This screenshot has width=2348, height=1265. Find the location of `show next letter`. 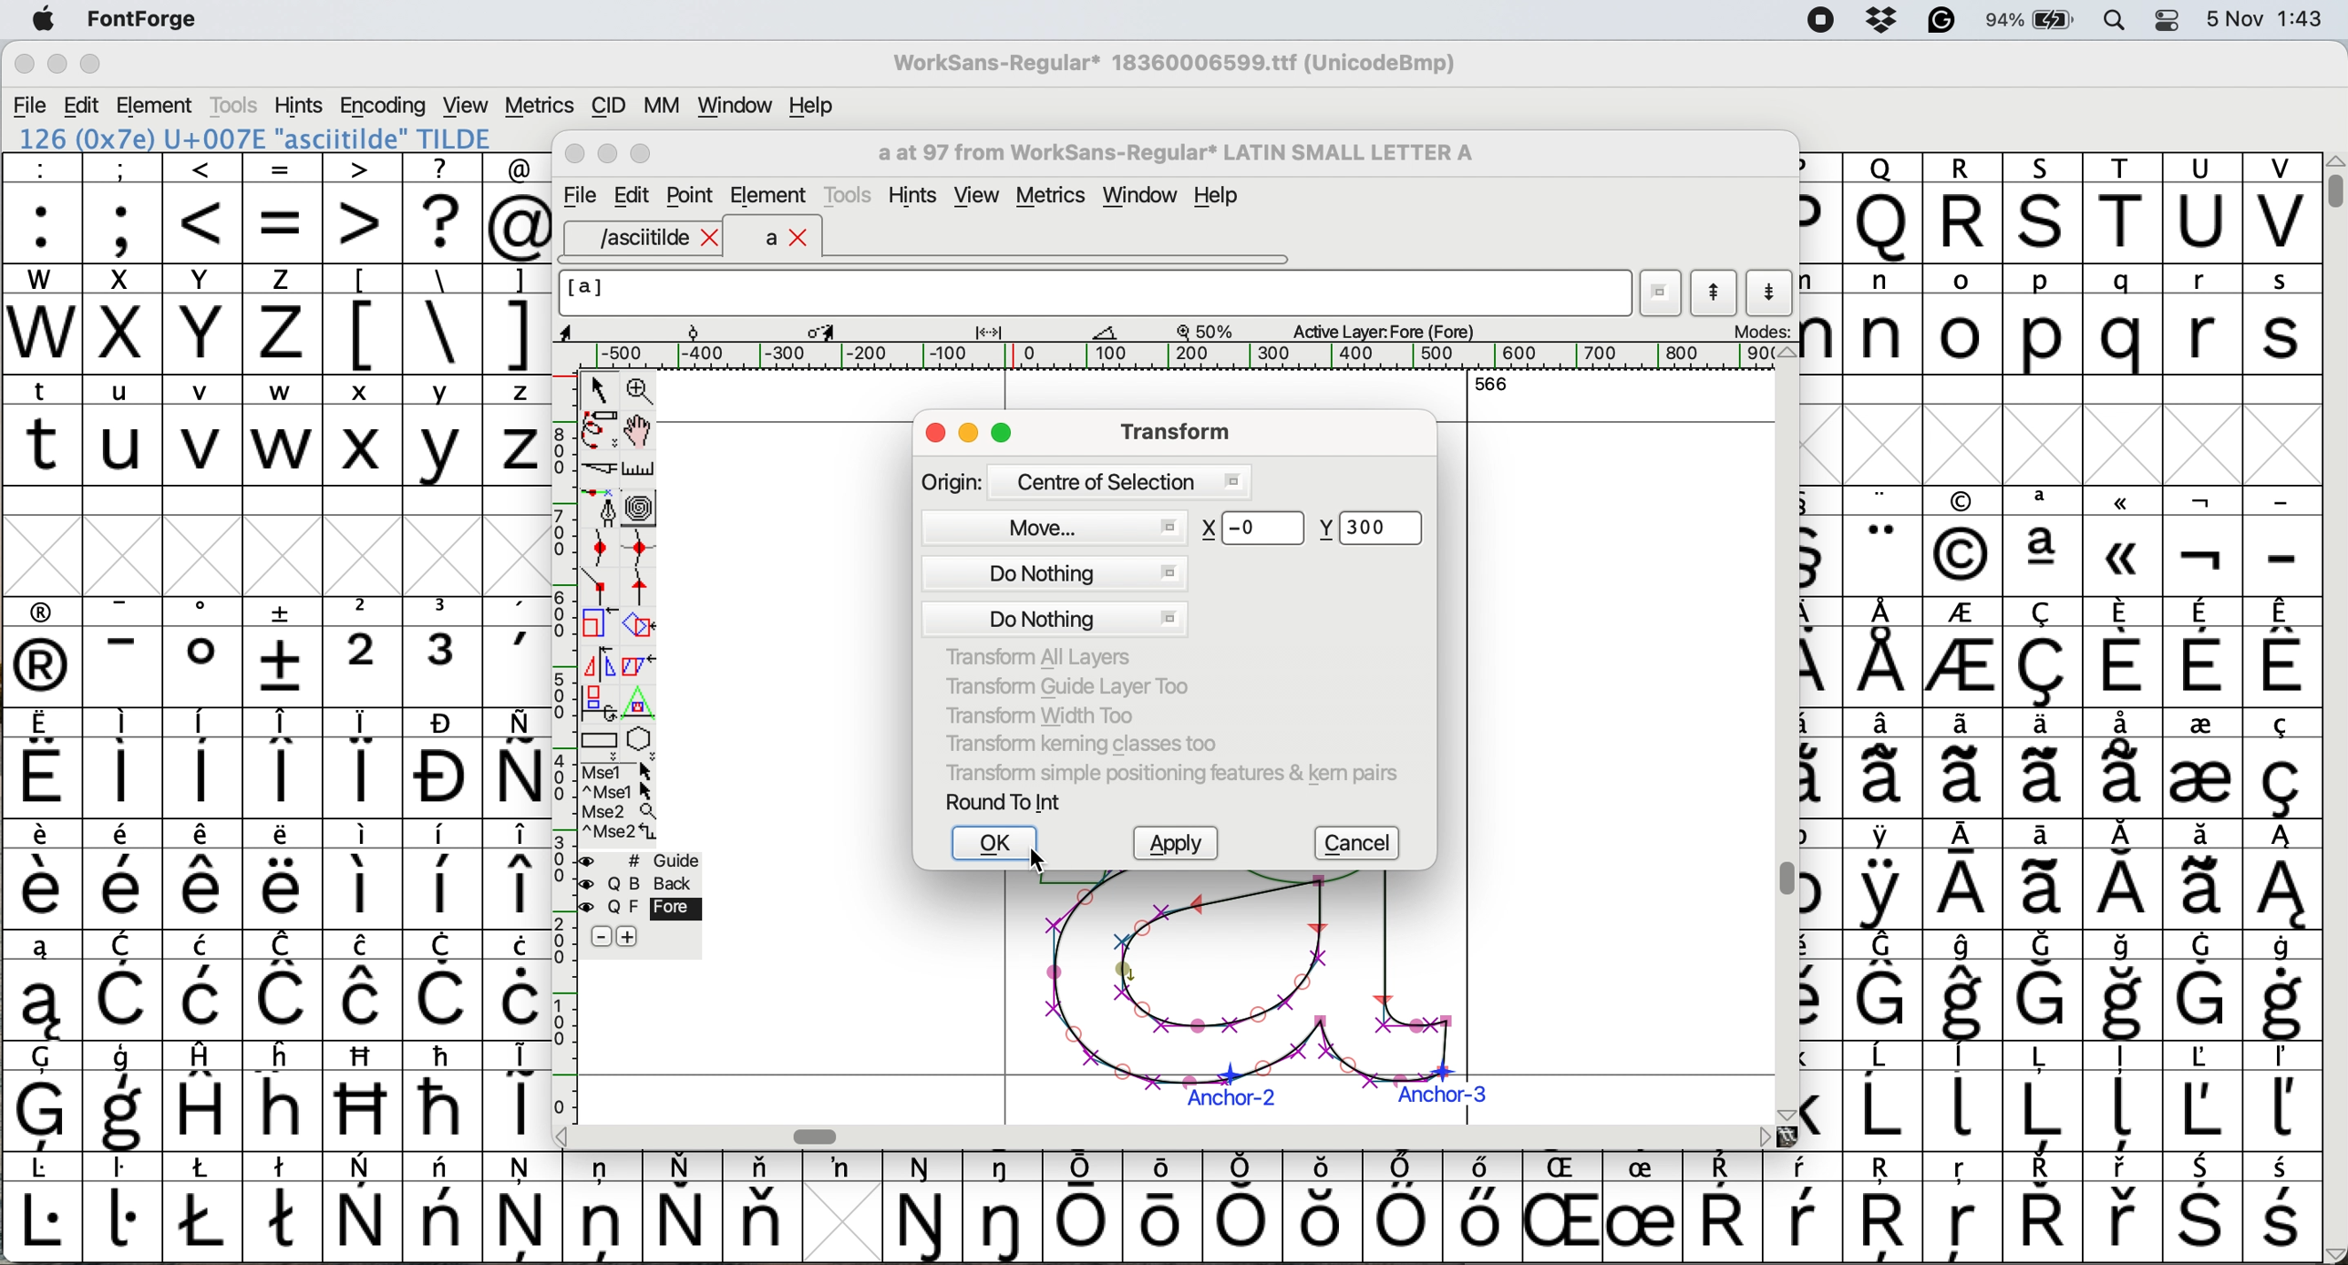

show next letter is located at coordinates (1773, 292).